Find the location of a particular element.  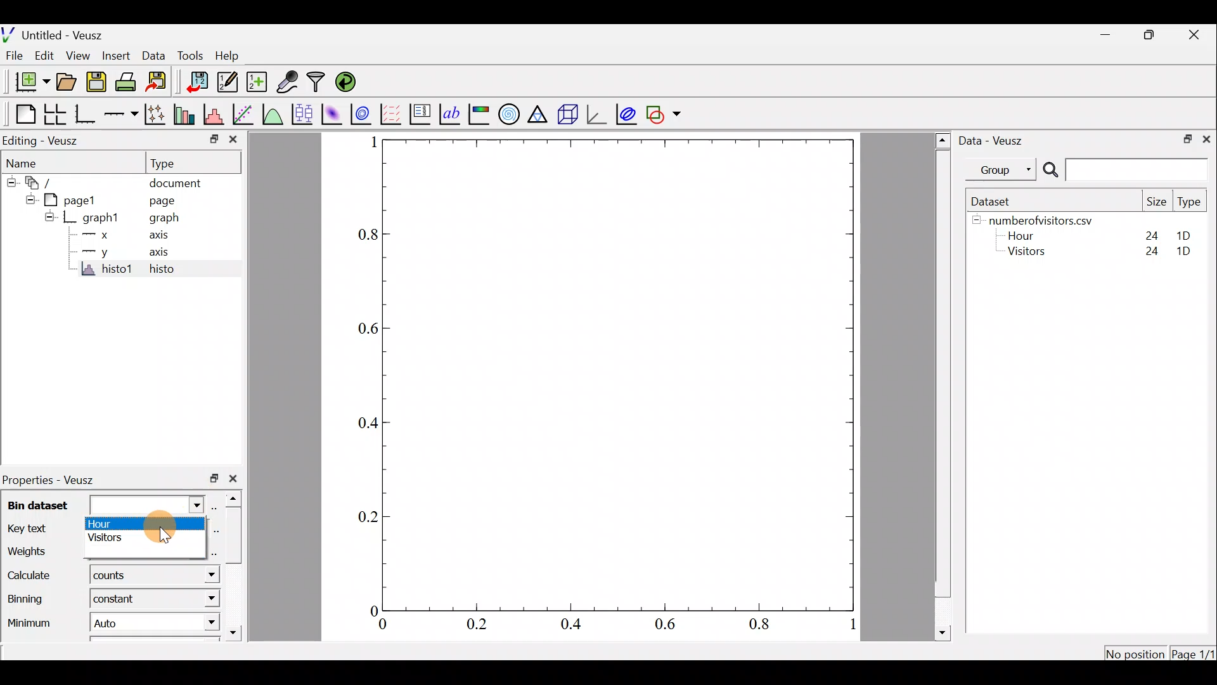

restore down is located at coordinates (212, 478).